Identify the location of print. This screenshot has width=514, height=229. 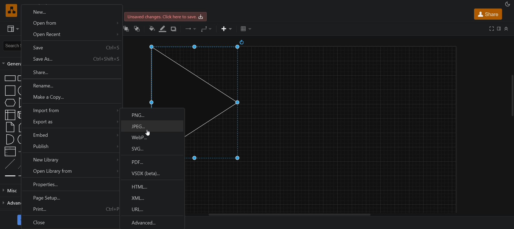
(69, 210).